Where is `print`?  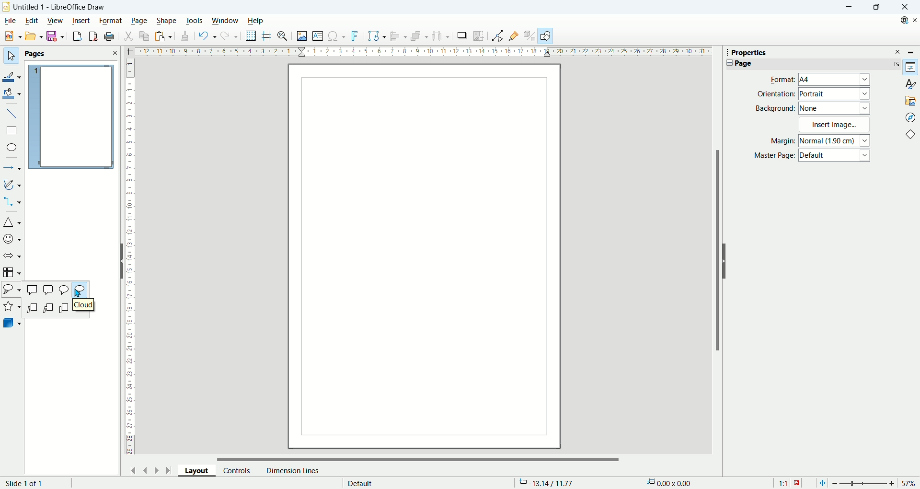
print is located at coordinates (109, 36).